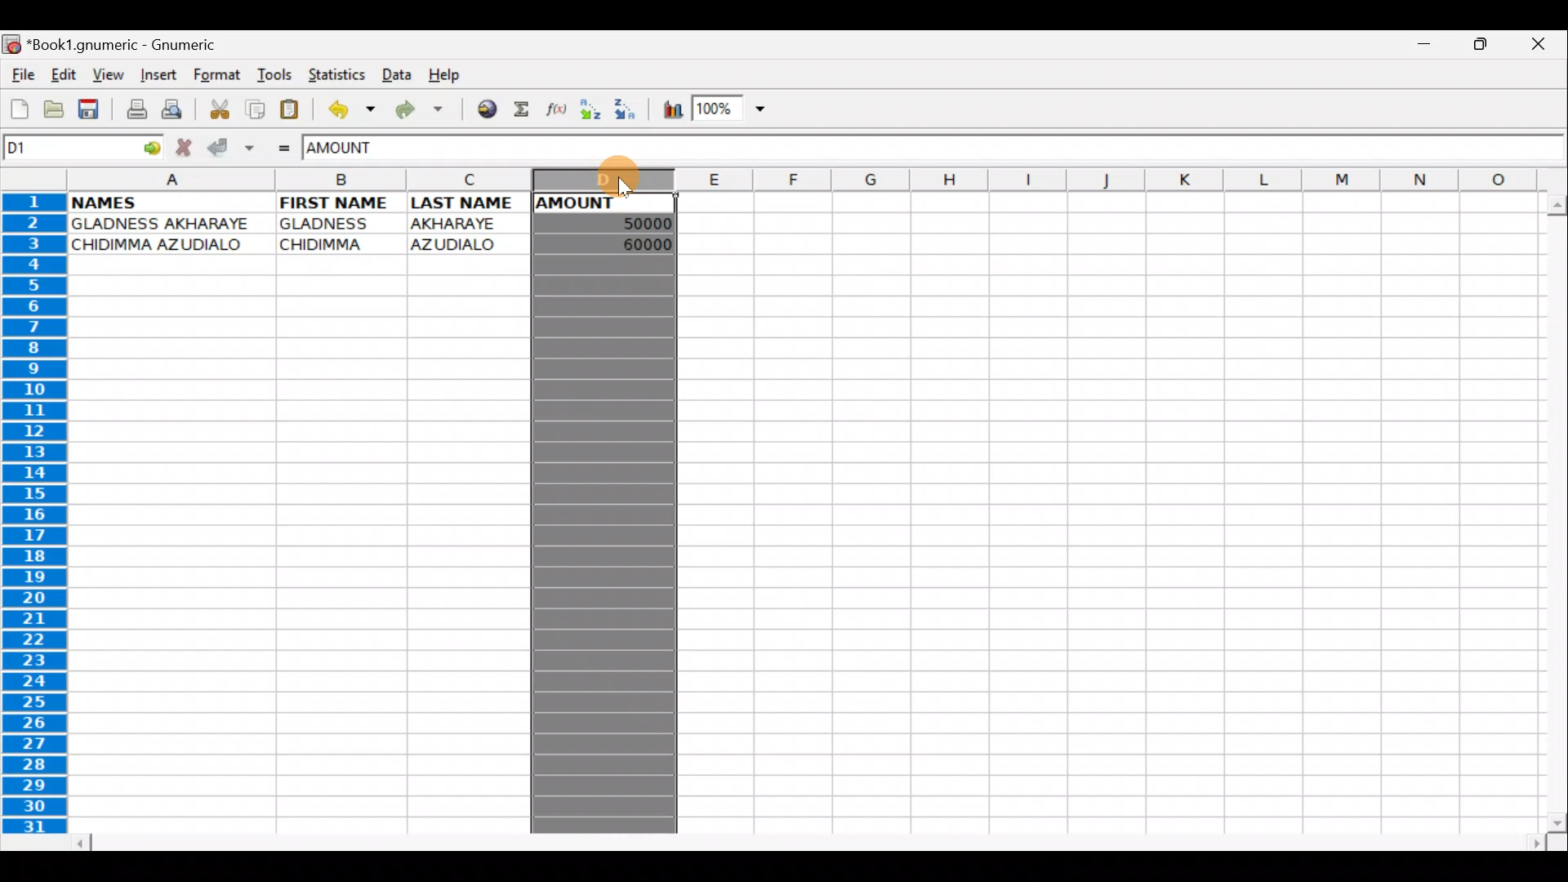 The image size is (1568, 882). Describe the element at coordinates (607, 178) in the screenshot. I see `Cursor on column D` at that location.